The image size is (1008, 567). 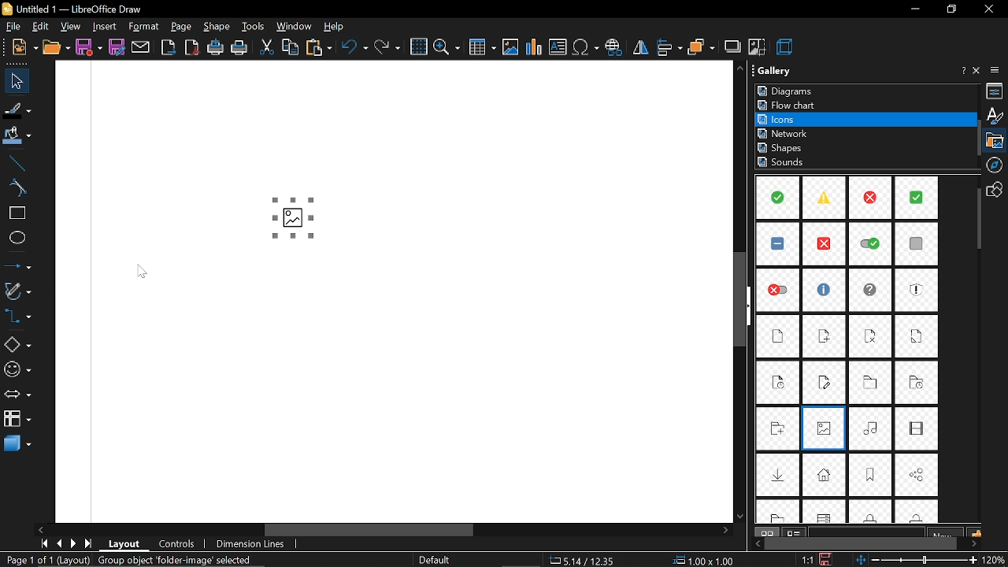 I want to click on controls, so click(x=175, y=545).